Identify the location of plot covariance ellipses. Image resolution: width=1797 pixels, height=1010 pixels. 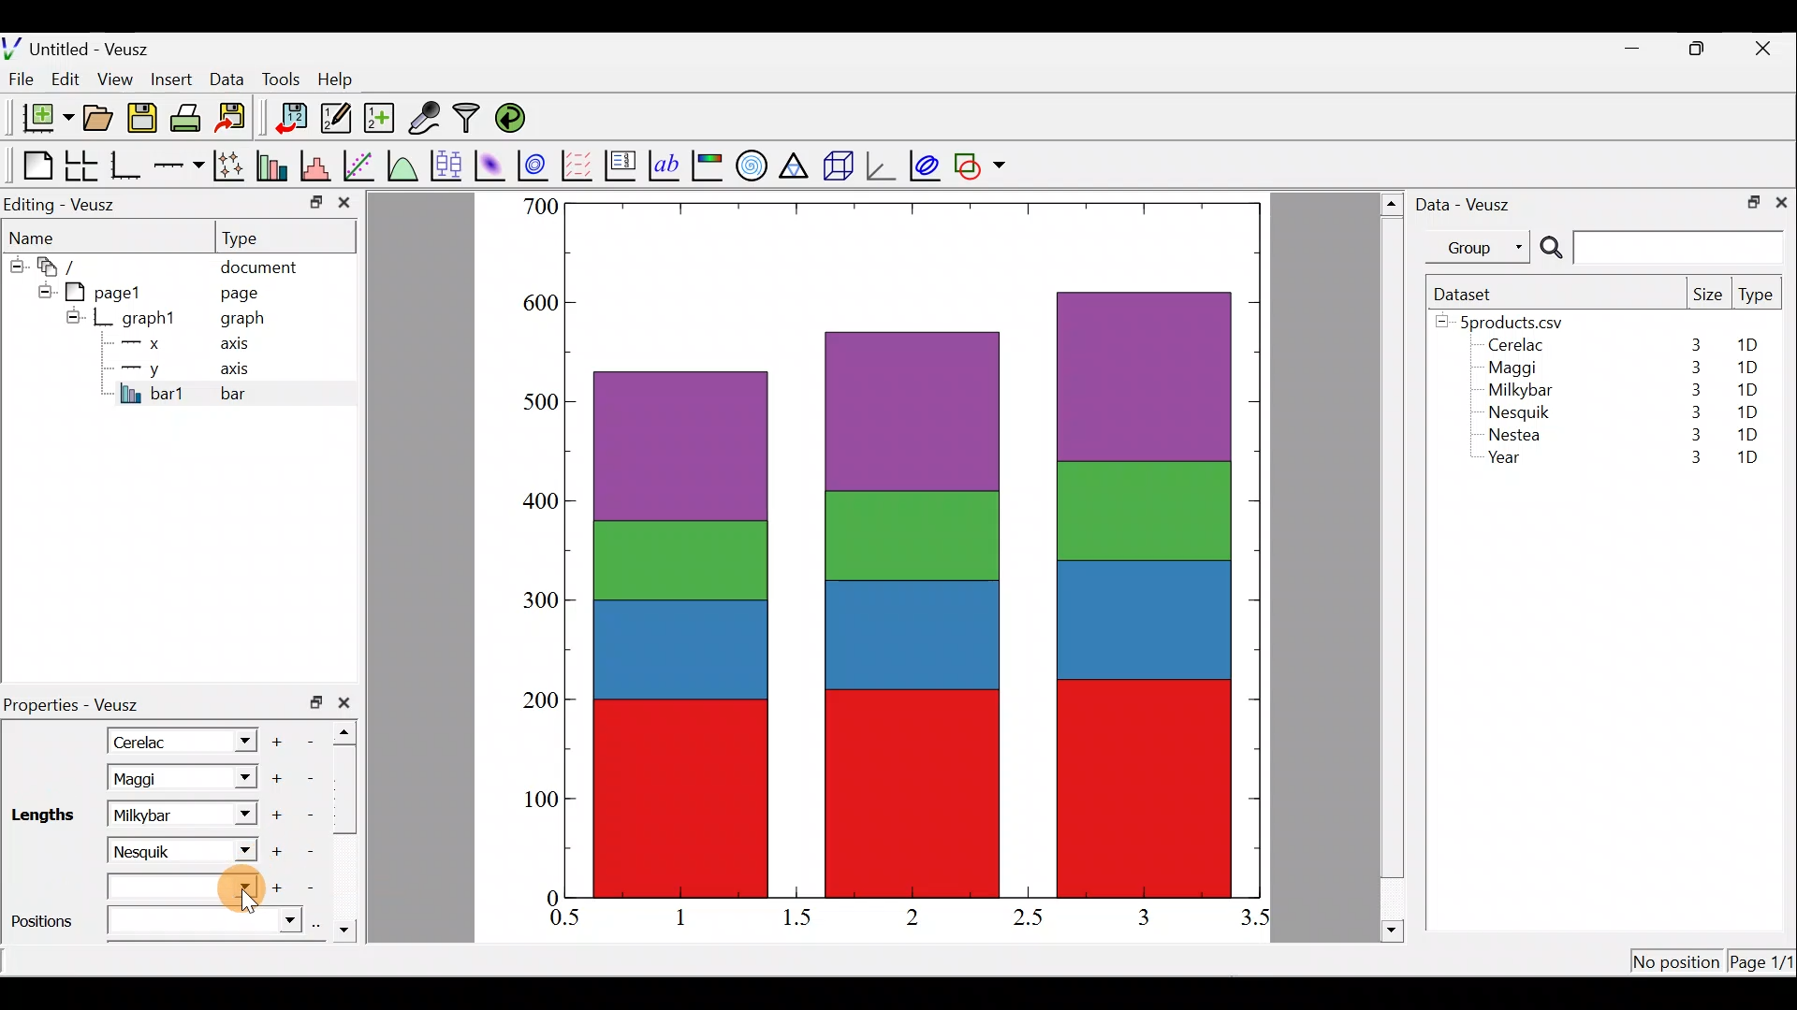
(927, 164).